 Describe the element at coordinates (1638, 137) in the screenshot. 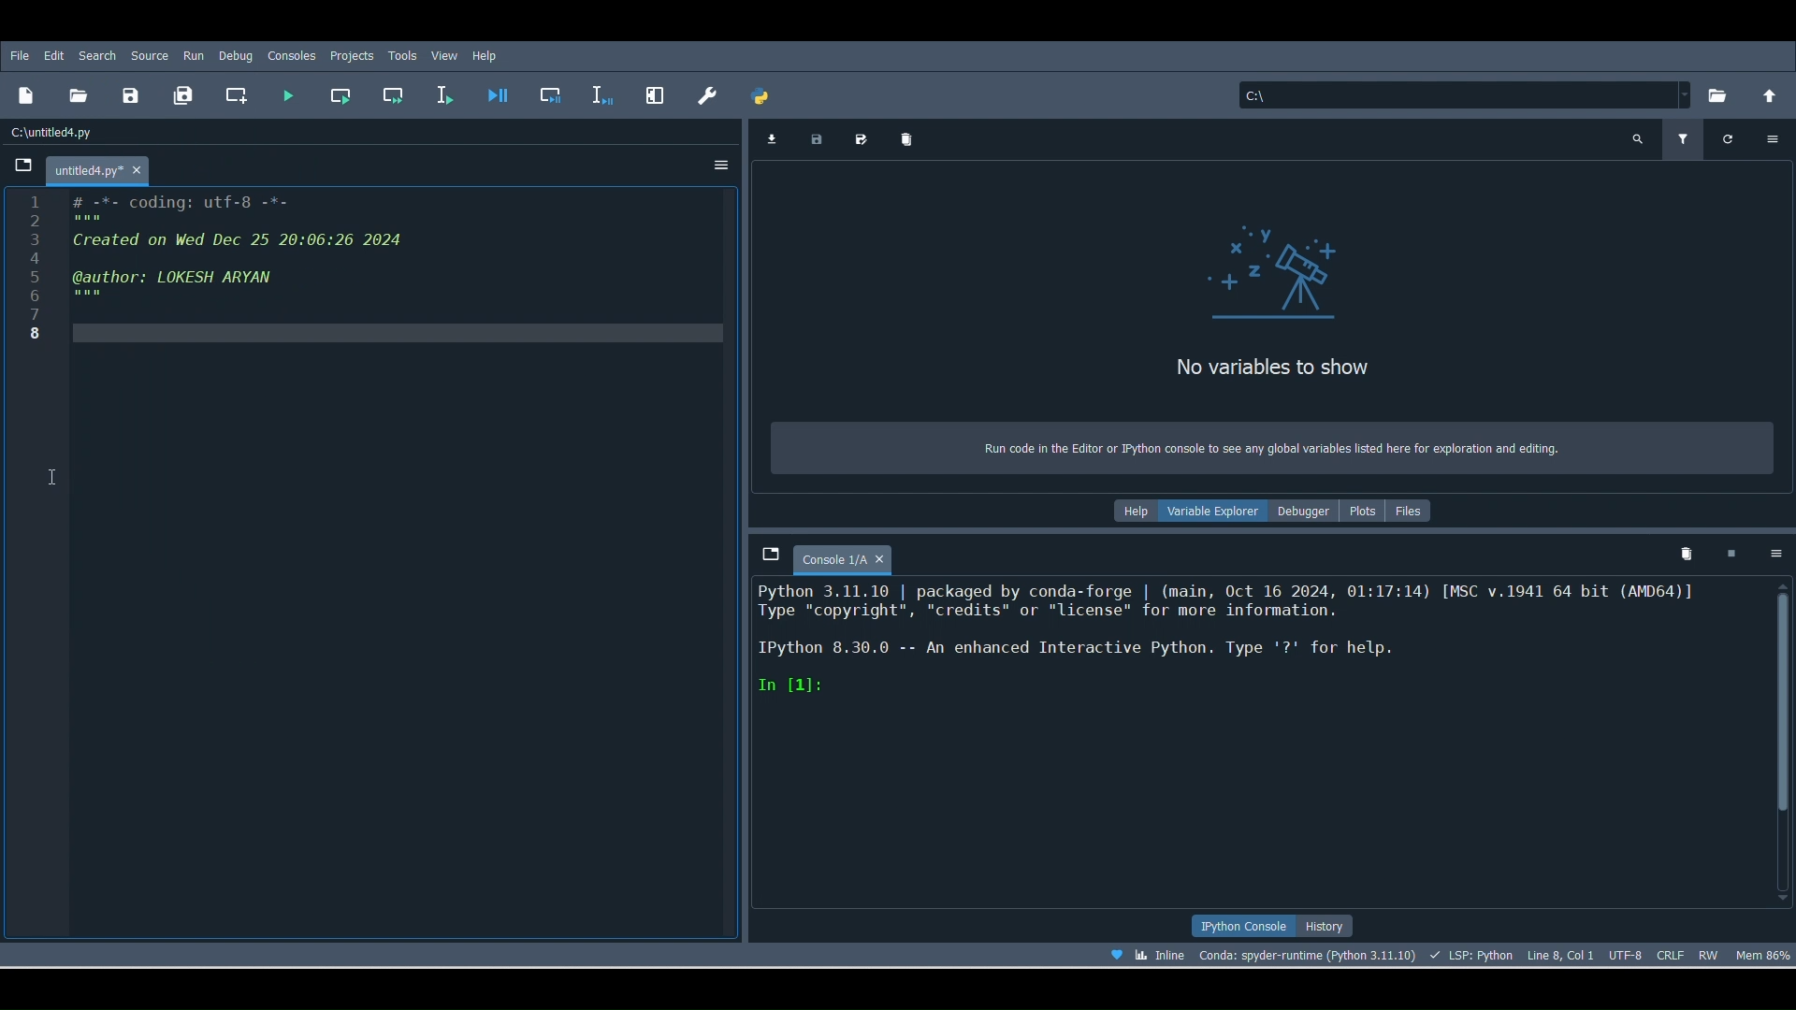

I see `Search variable names and types (Ctrl + F)` at that location.